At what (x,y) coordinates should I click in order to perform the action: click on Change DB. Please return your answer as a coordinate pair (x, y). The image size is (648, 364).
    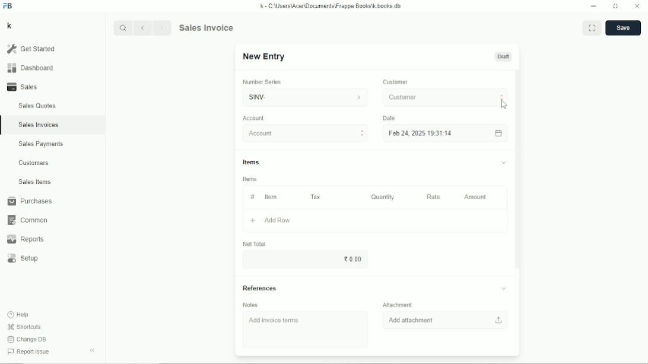
    Looking at the image, I should click on (27, 340).